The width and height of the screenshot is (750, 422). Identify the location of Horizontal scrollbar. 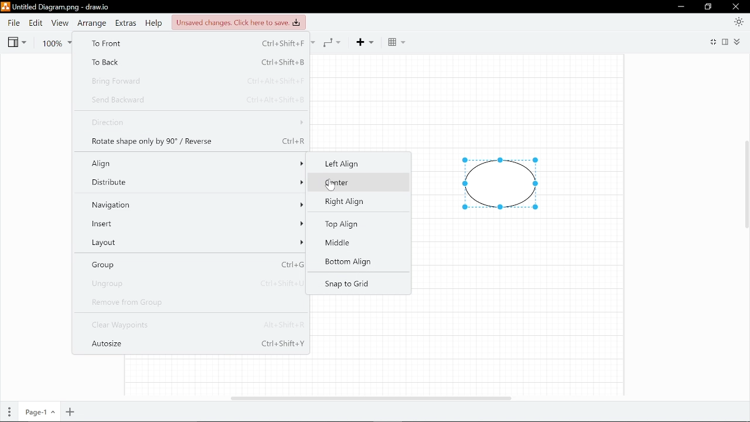
(371, 398).